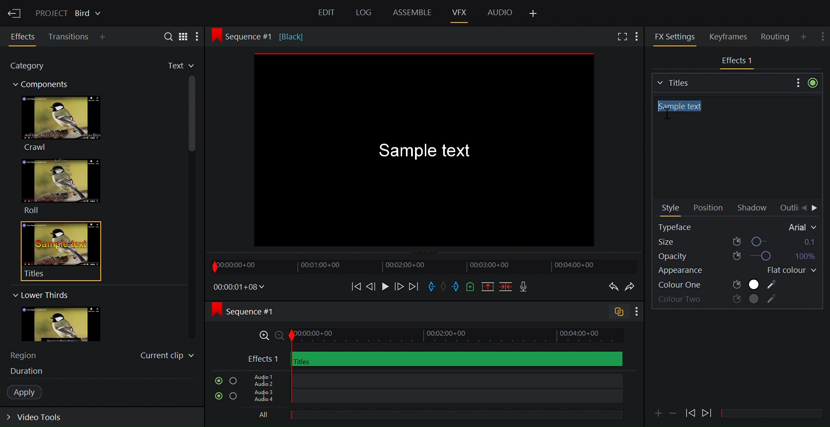 The image size is (830, 427). I want to click on Nudge one frame backwards, so click(371, 286).